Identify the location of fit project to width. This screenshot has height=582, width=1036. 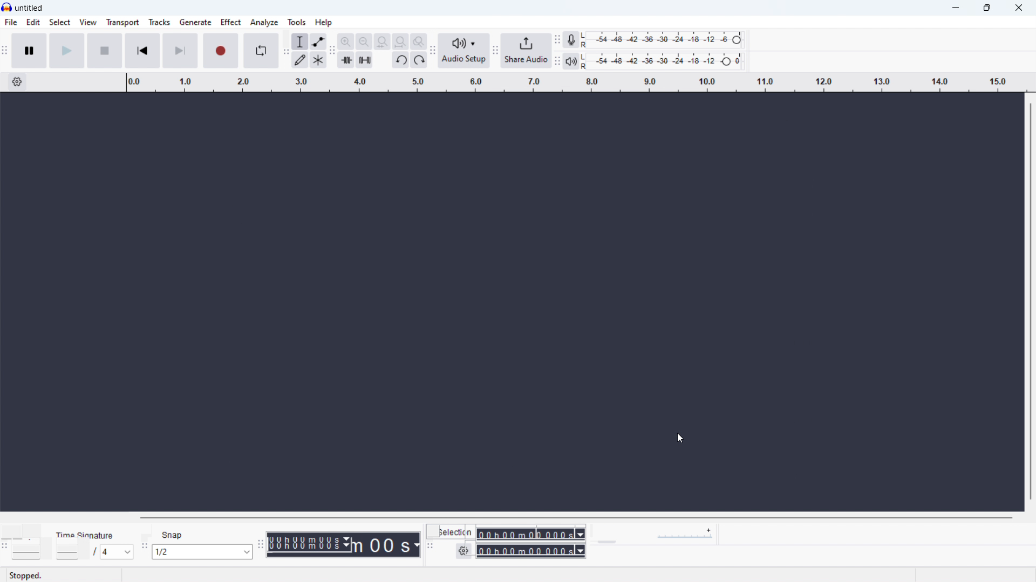
(400, 41).